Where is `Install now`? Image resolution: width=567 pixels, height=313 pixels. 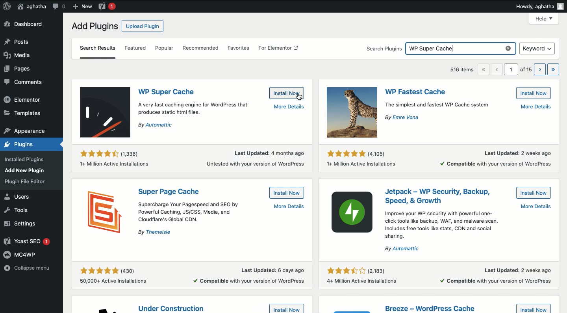
Install now is located at coordinates (286, 93).